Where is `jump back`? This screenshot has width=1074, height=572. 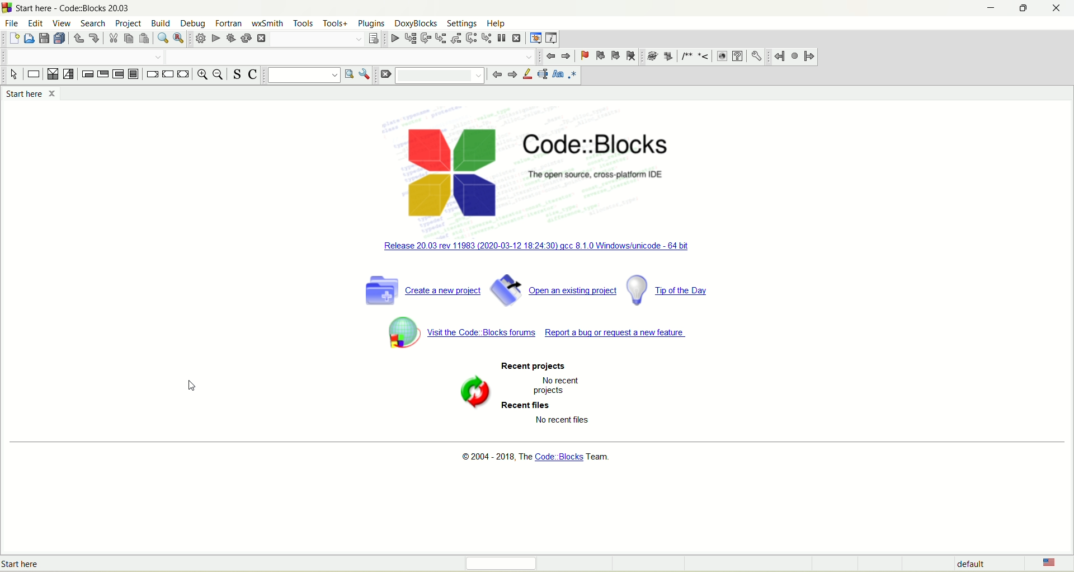 jump back is located at coordinates (780, 56).